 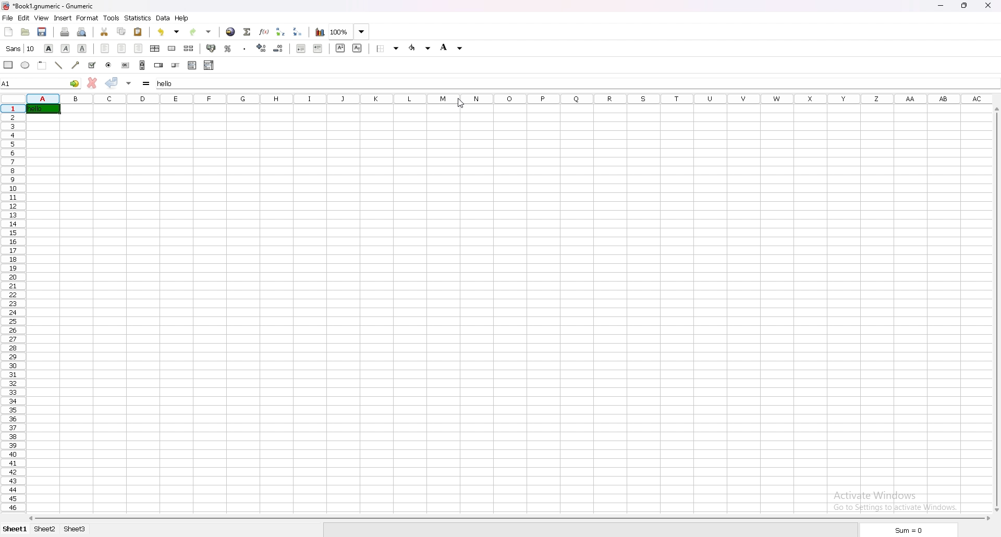 I want to click on edit, so click(x=24, y=18).